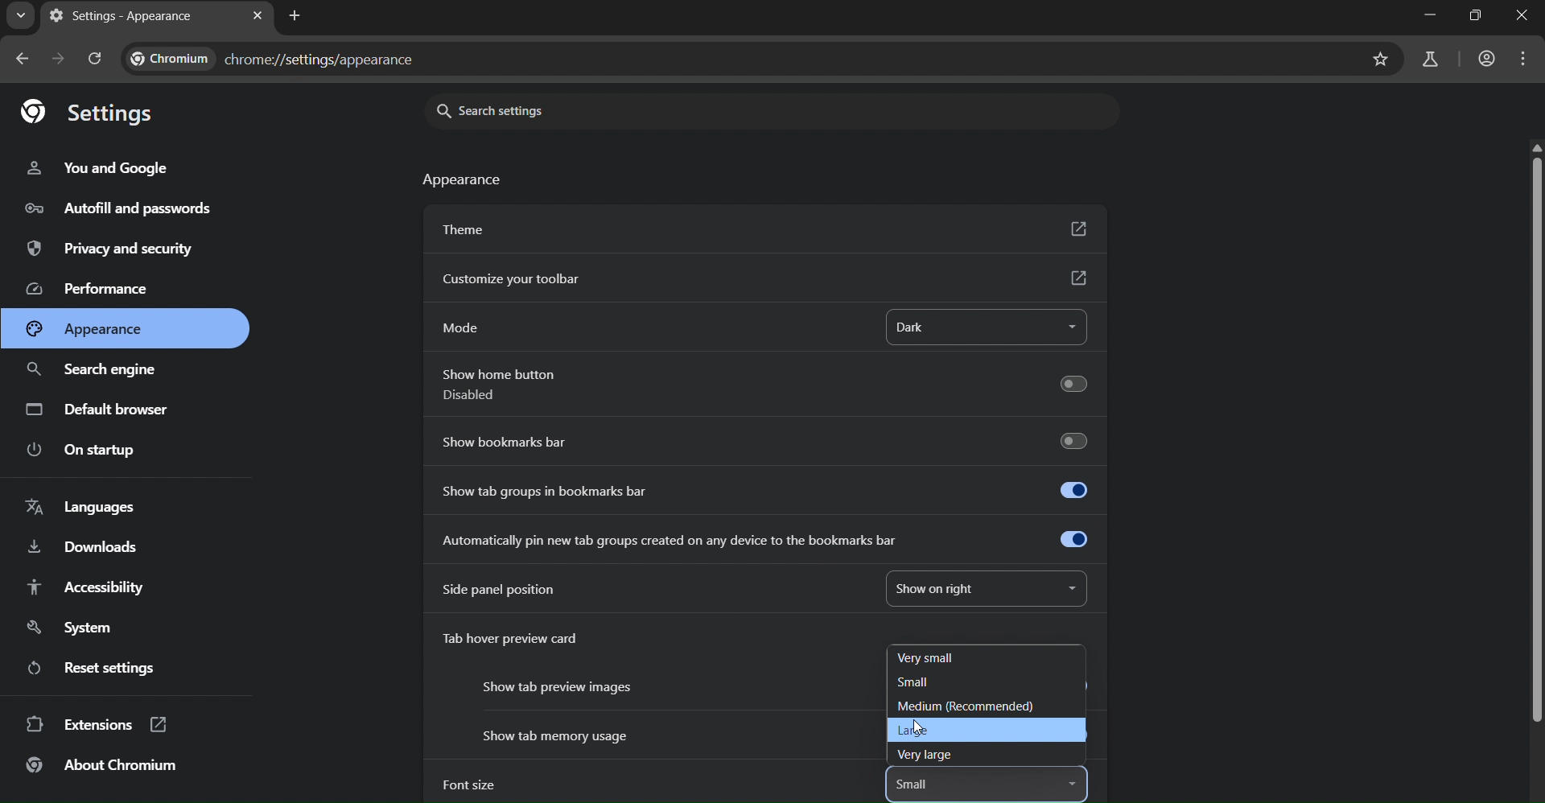 Image resolution: width=1545 pixels, height=803 pixels. Describe the element at coordinates (554, 736) in the screenshot. I see `show tab memoryusage` at that location.